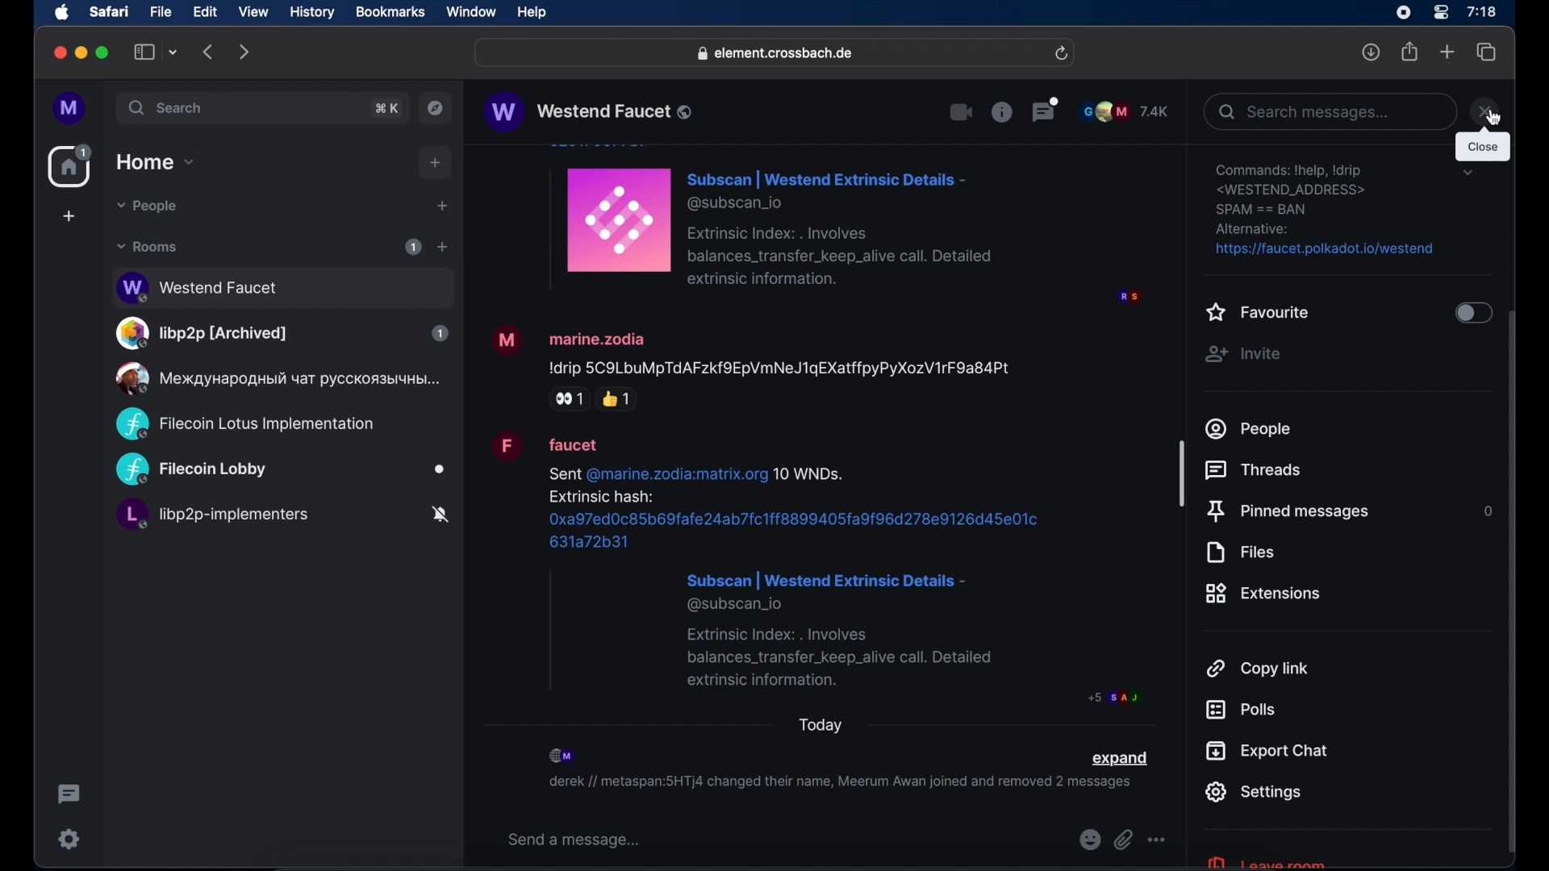  Describe the element at coordinates (587, 111) in the screenshot. I see `room name` at that location.